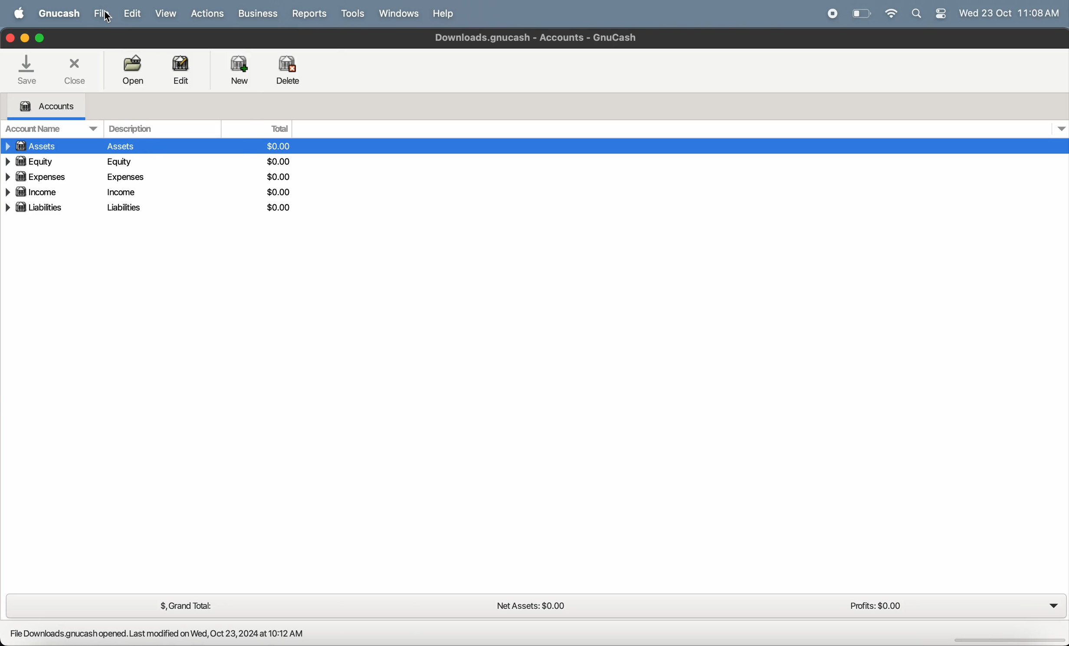 Image resolution: width=1069 pixels, height=646 pixels. I want to click on accounts, so click(43, 106).